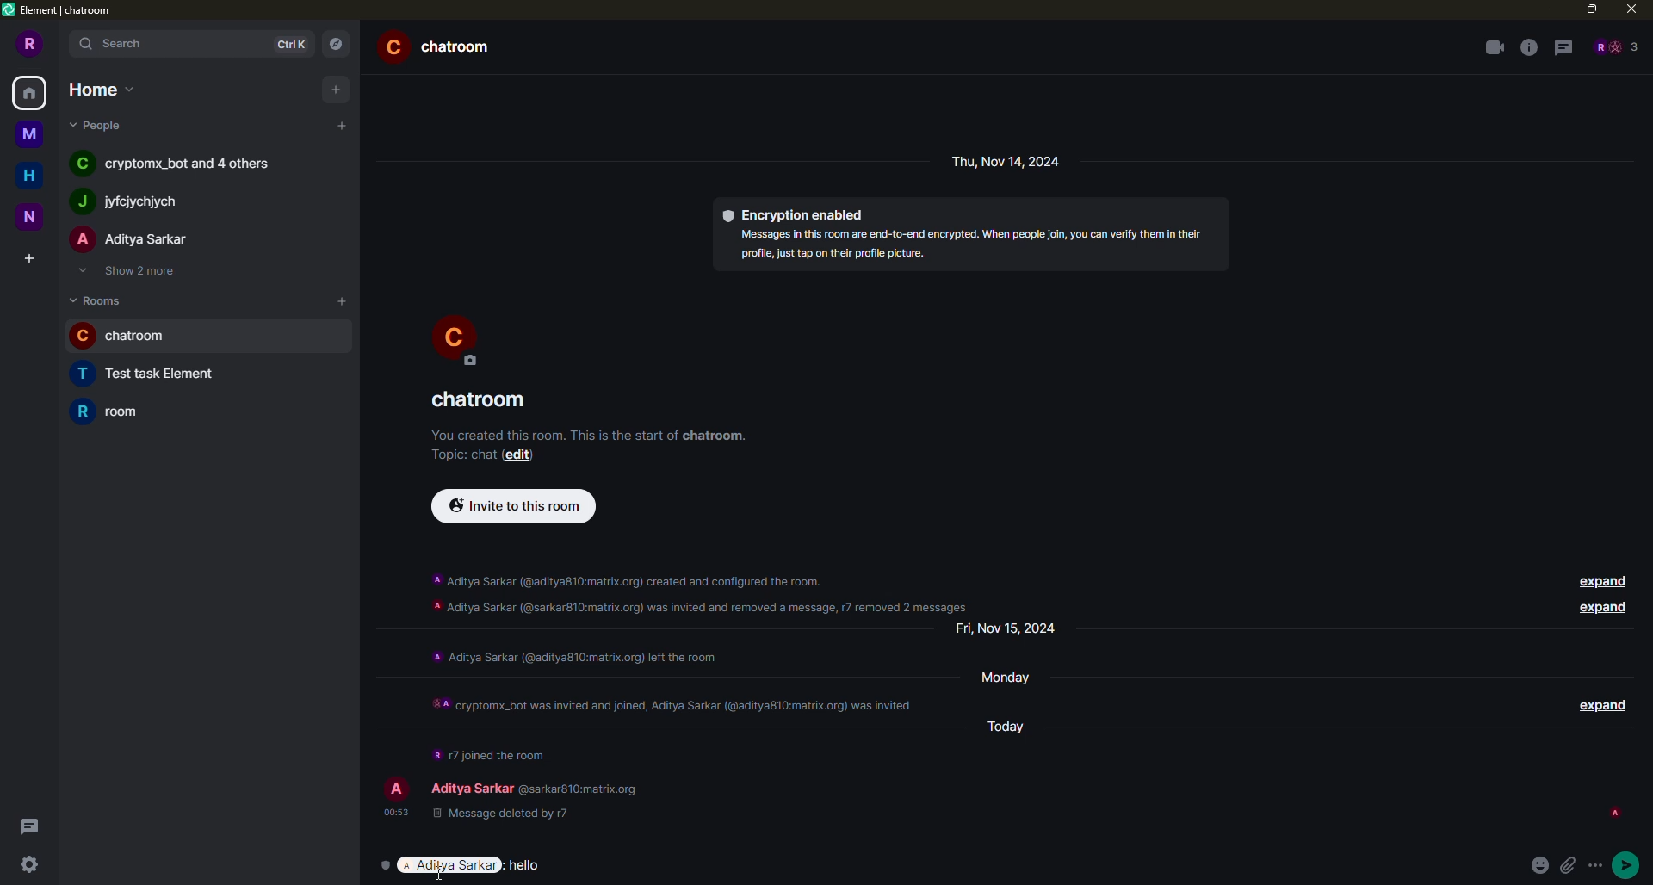  I want to click on room, so click(482, 400).